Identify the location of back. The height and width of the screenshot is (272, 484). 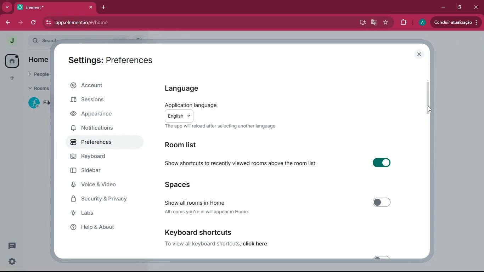
(8, 22).